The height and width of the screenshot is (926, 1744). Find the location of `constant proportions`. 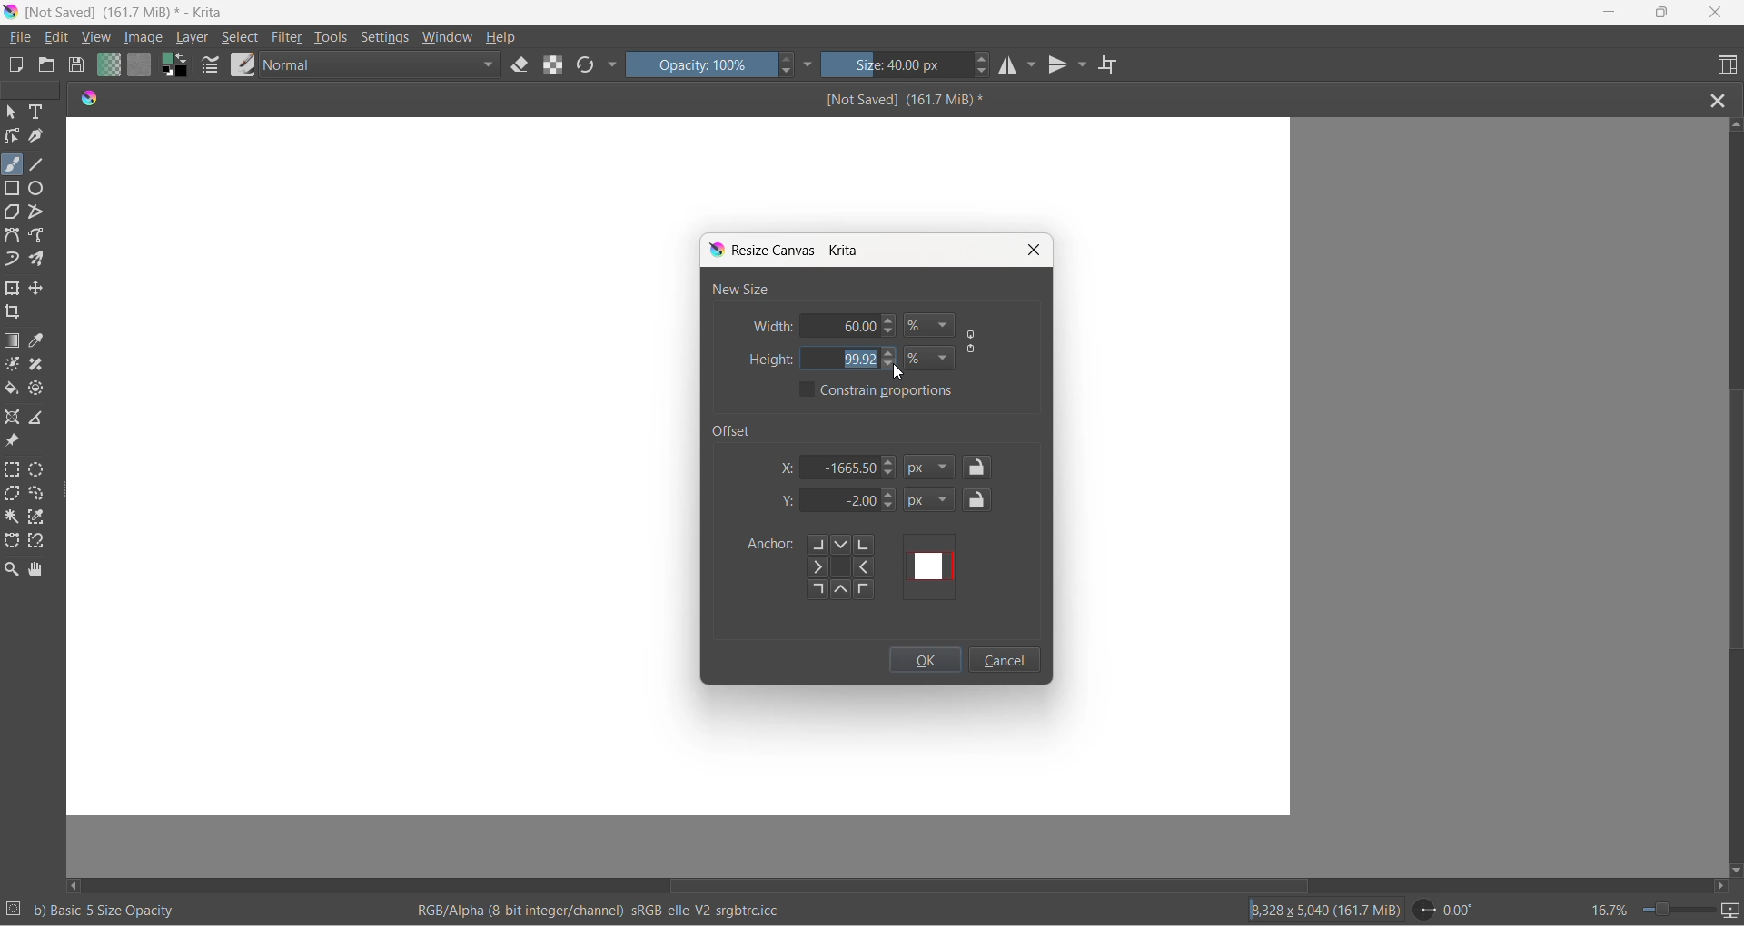

constant proportions is located at coordinates (893, 390).